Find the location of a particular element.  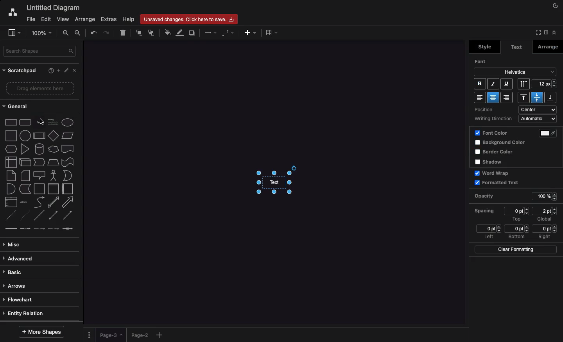

Style is located at coordinates (484, 47).